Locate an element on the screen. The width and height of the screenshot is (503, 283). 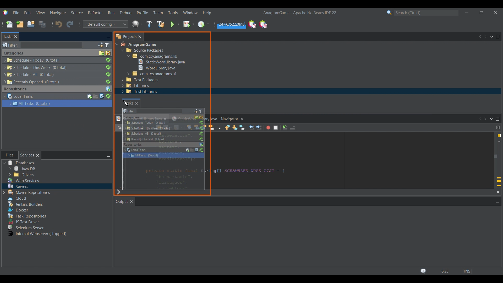
 is located at coordinates (145, 51).